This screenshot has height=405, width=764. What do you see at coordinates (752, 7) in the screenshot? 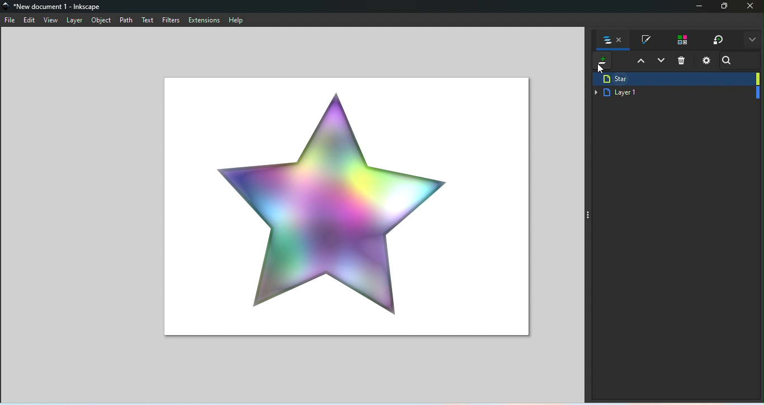
I see `Close` at bounding box center [752, 7].